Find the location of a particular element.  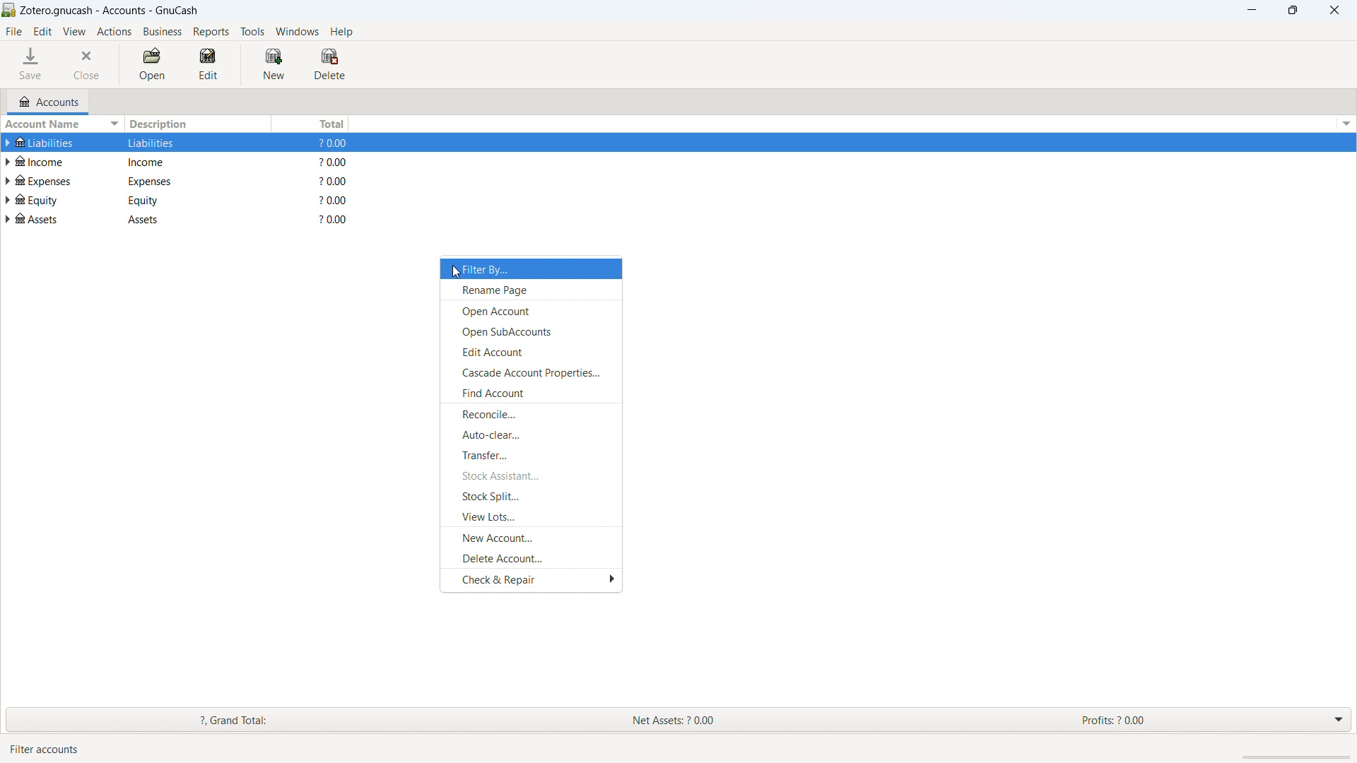

edit is located at coordinates (212, 64).